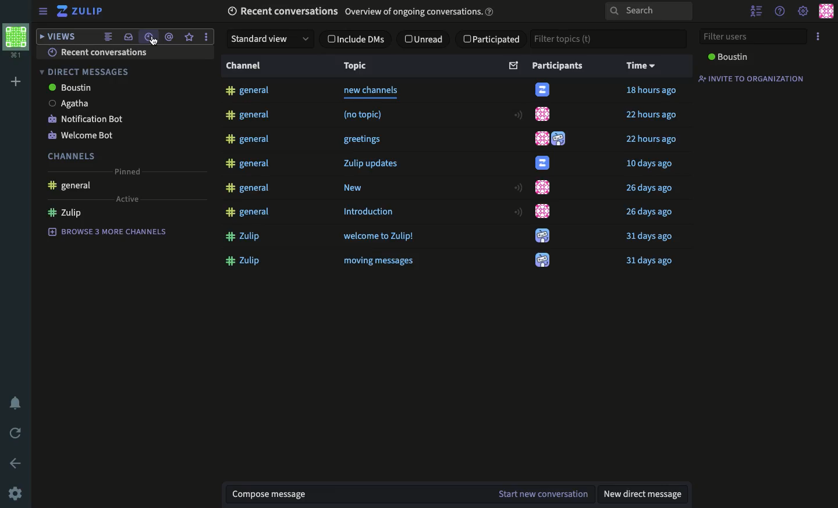 The image size is (838, 508). Describe the element at coordinates (652, 164) in the screenshot. I see `10 days ago` at that location.